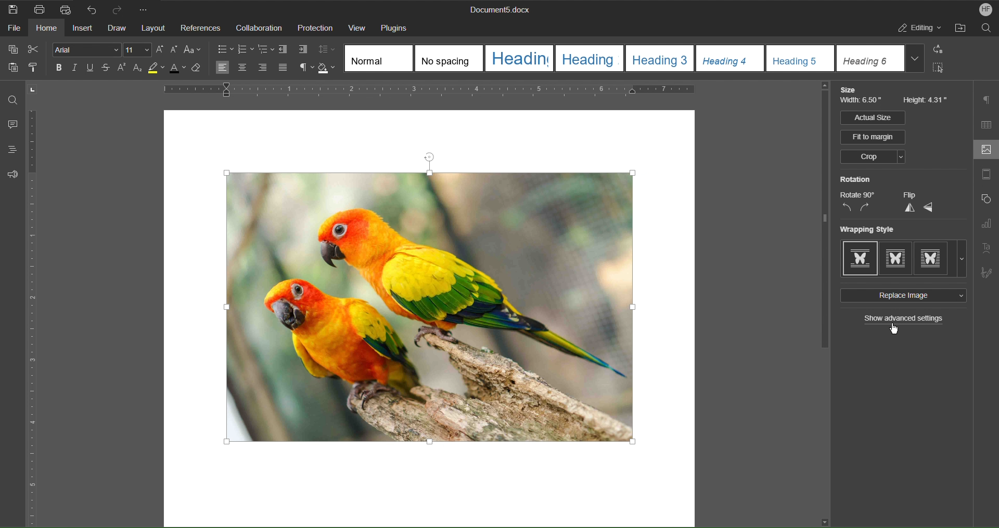 The width and height of the screenshot is (999, 528). I want to click on Alignment, so click(251, 68).